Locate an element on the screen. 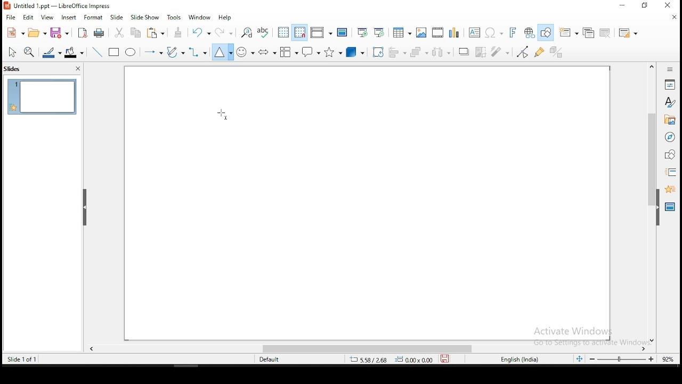  line is located at coordinates (99, 51).